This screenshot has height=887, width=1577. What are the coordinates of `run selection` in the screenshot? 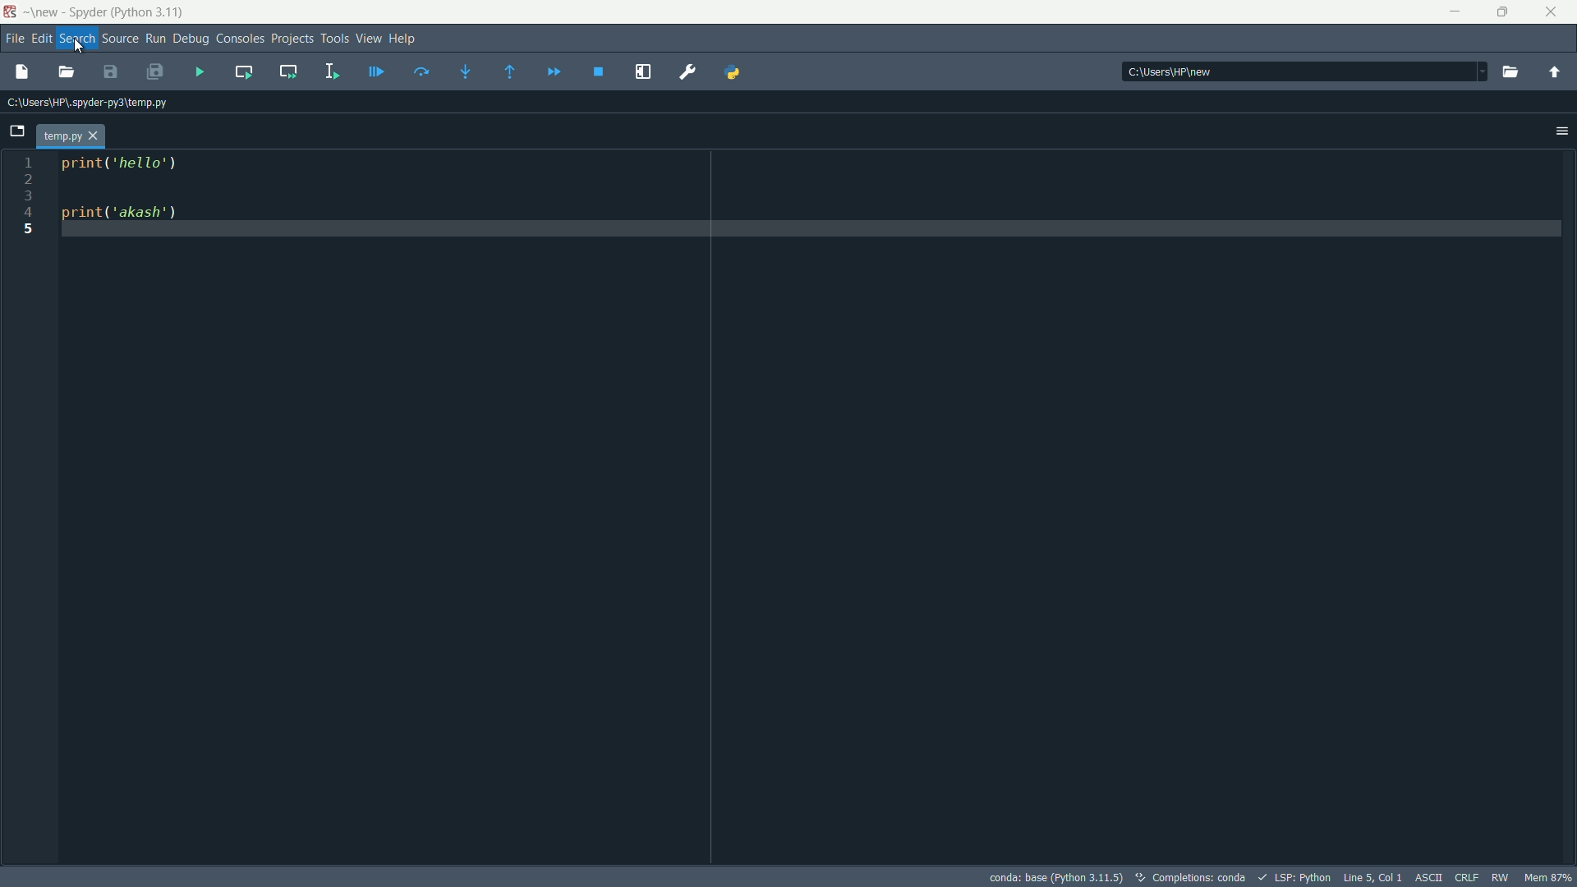 It's located at (331, 71).